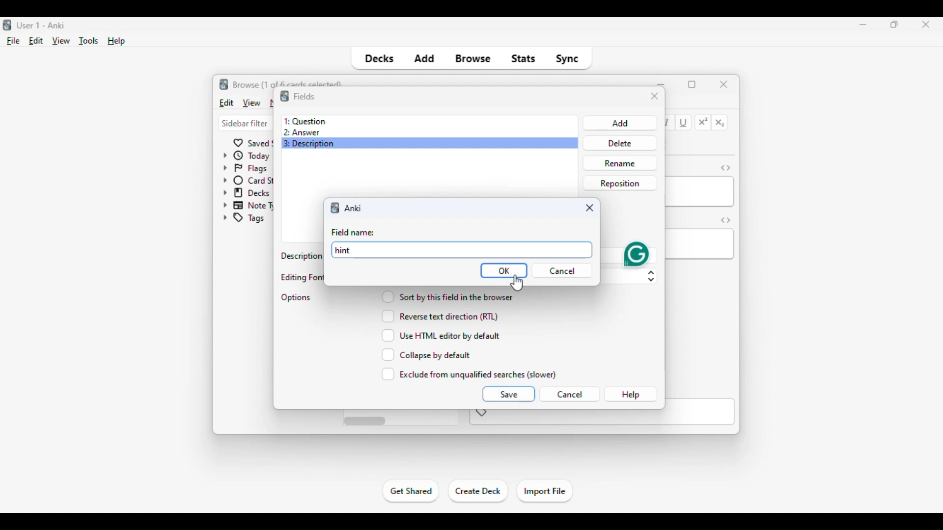 The width and height of the screenshot is (943, 530). Describe the element at coordinates (424, 59) in the screenshot. I see `add` at that location.